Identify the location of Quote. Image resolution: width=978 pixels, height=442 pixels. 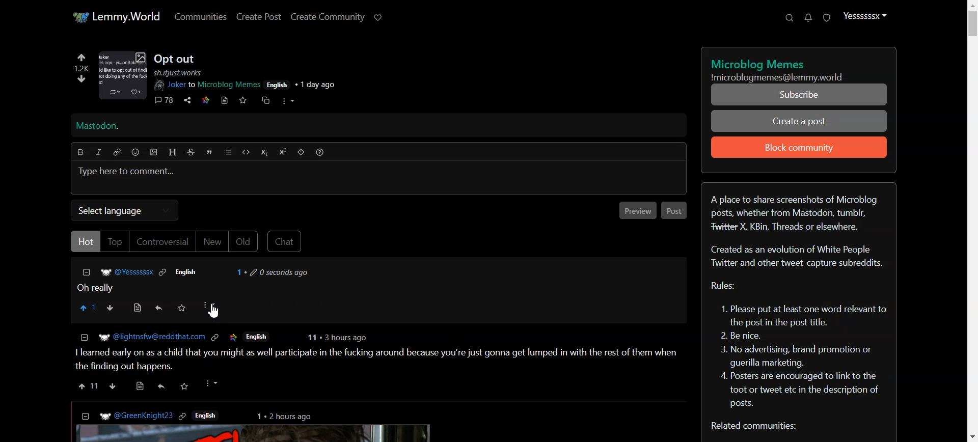
(209, 152).